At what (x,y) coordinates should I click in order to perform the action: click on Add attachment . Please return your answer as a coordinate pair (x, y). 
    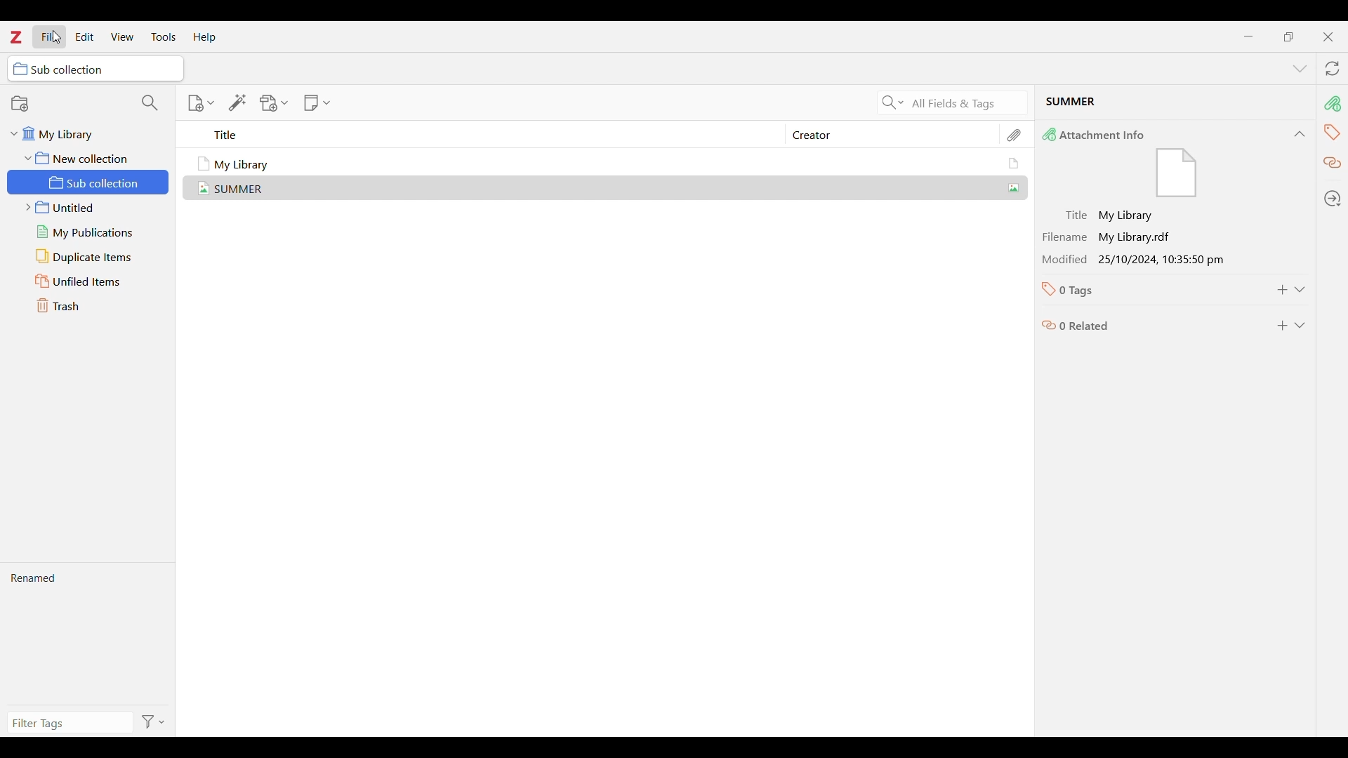
    Looking at the image, I should click on (275, 103).